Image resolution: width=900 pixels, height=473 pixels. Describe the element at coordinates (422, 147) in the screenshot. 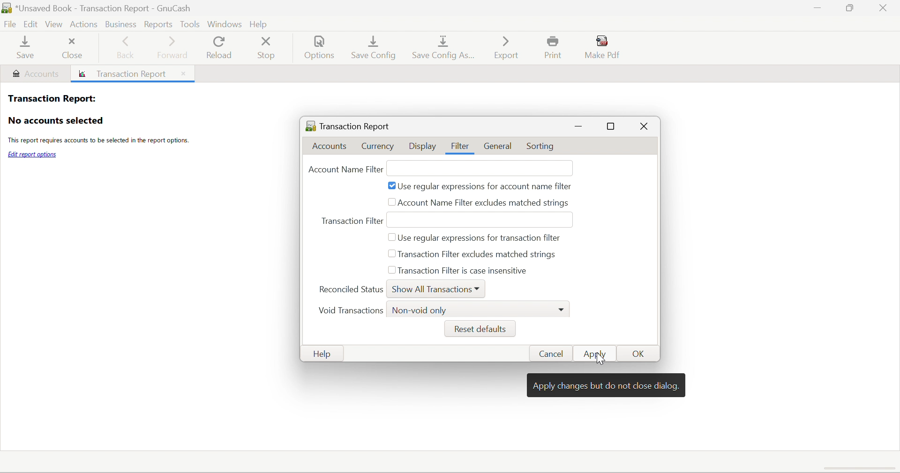

I see `Display` at that location.